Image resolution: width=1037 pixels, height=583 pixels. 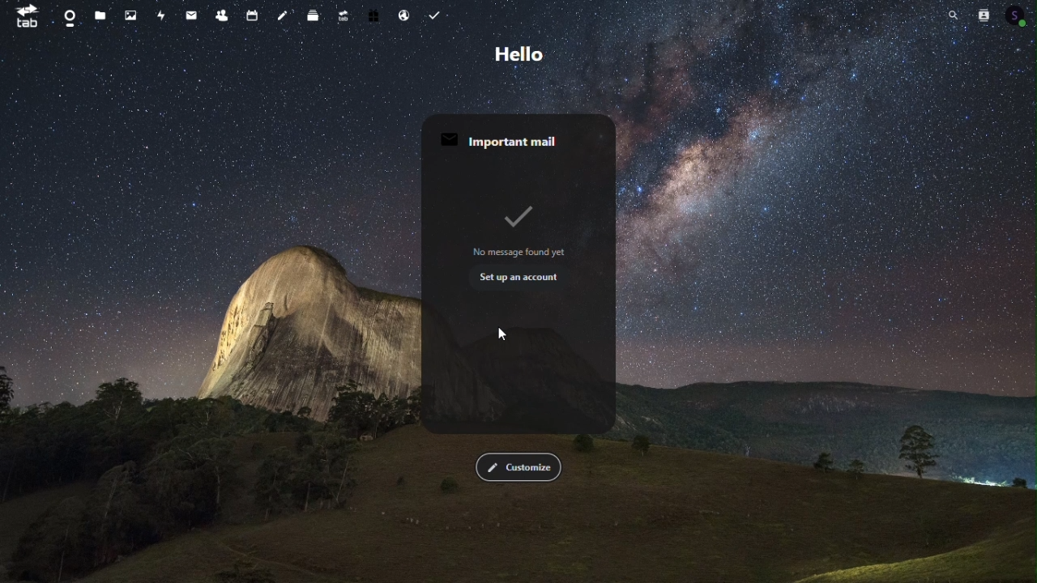 I want to click on Contacts, so click(x=987, y=13).